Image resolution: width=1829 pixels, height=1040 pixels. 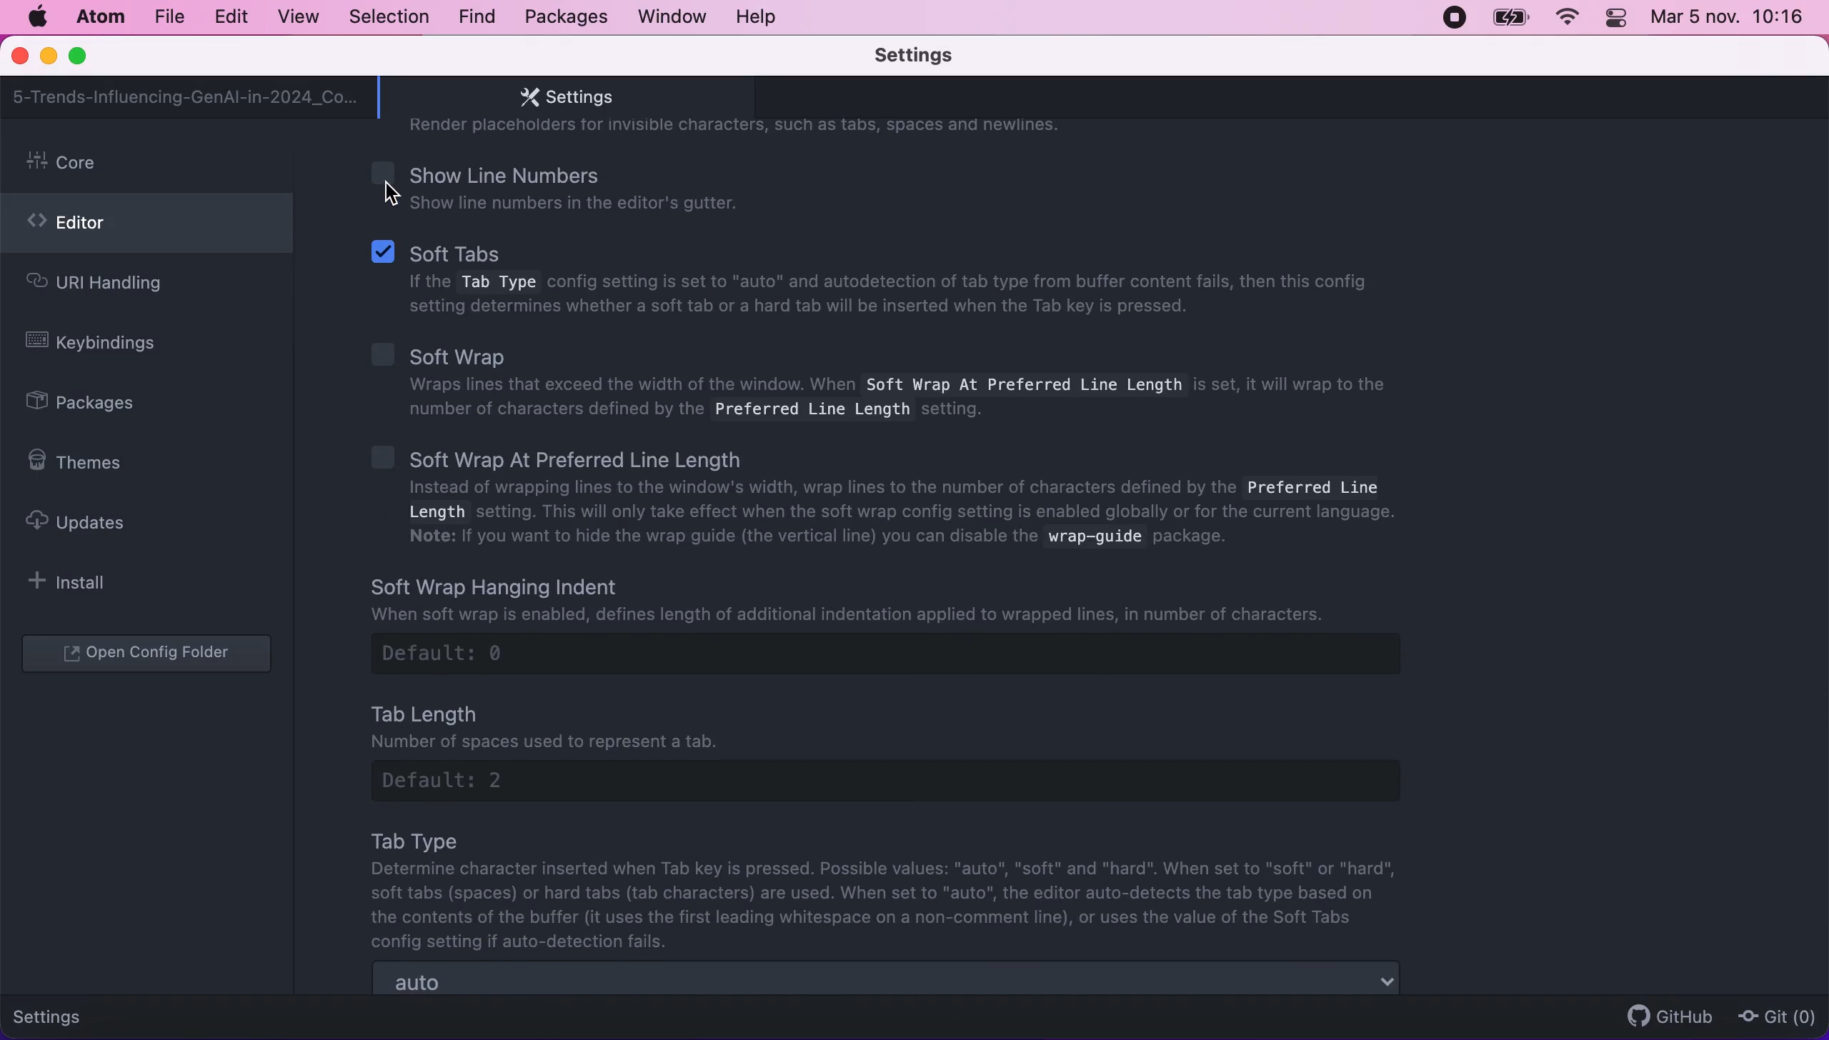 What do you see at coordinates (21, 57) in the screenshot?
I see `close` at bounding box center [21, 57].